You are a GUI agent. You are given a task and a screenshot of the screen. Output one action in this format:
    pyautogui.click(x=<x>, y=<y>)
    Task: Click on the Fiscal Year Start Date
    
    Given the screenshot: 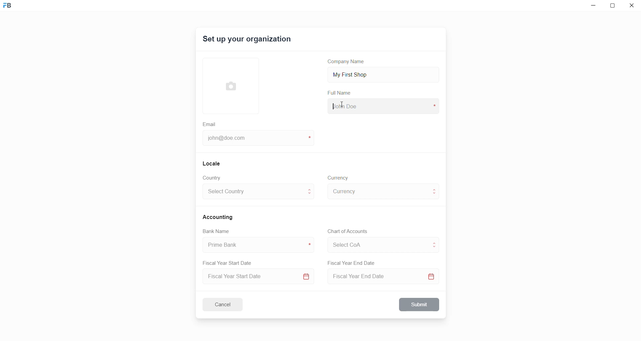 What is the action you would take?
    pyautogui.click(x=230, y=262)
    